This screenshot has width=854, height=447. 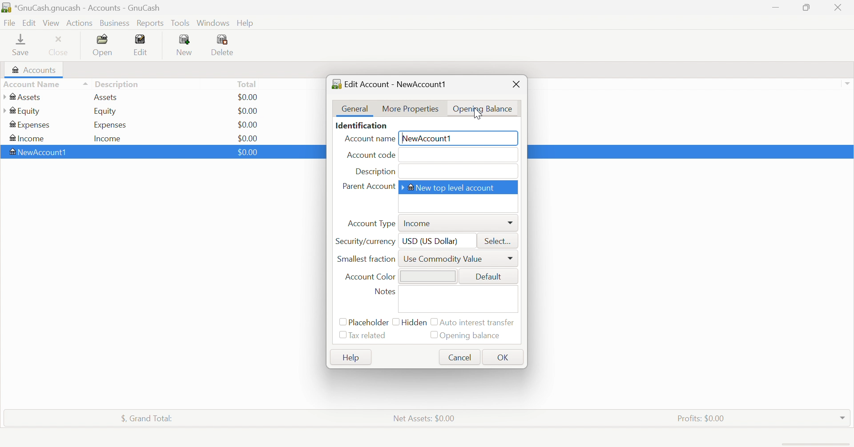 I want to click on Edit, so click(x=143, y=44).